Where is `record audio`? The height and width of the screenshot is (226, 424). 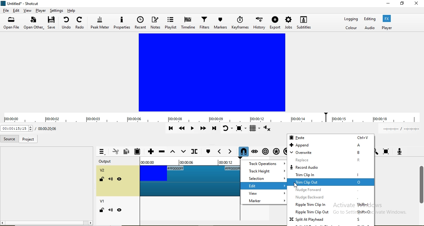
record audio is located at coordinates (330, 168).